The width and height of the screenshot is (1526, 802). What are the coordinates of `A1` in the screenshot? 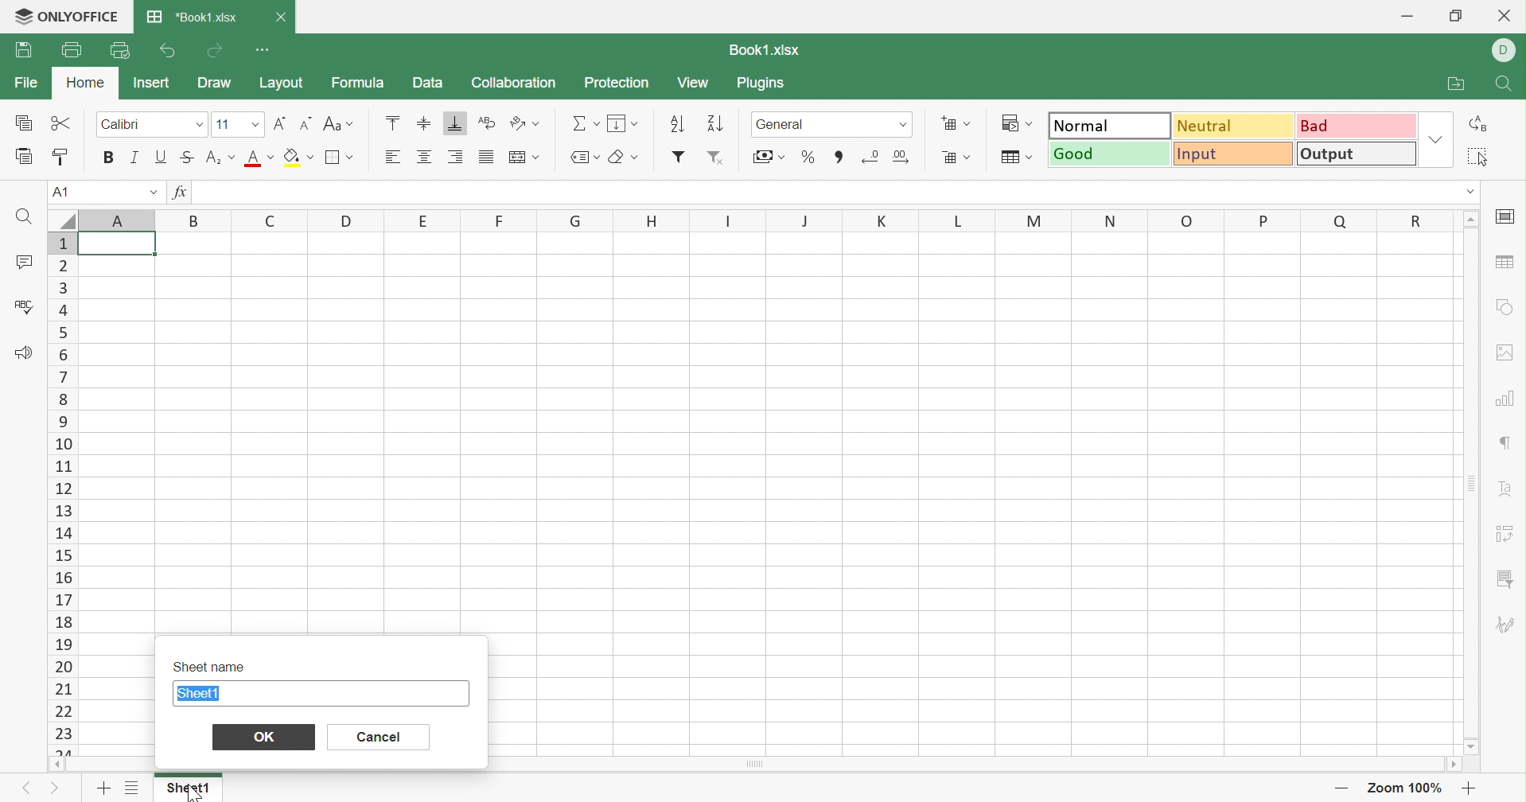 It's located at (66, 191).